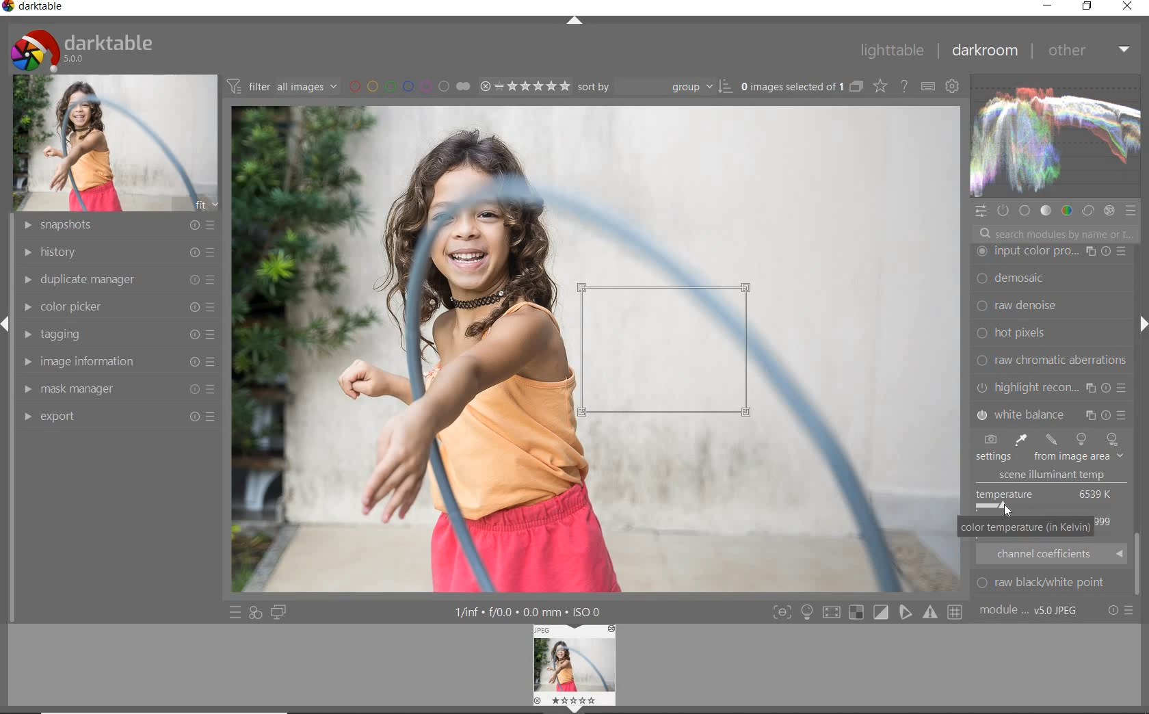 Image resolution: width=1149 pixels, height=714 pixels. I want to click on waveform, so click(1054, 135).